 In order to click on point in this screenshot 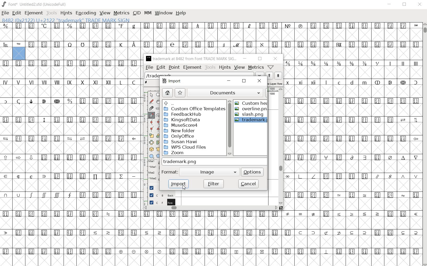, I will do `click(174, 67)`.